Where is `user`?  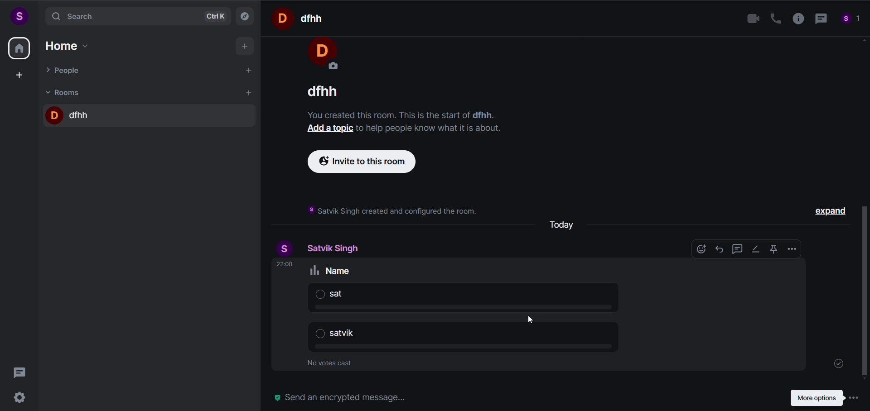 user is located at coordinates (286, 249).